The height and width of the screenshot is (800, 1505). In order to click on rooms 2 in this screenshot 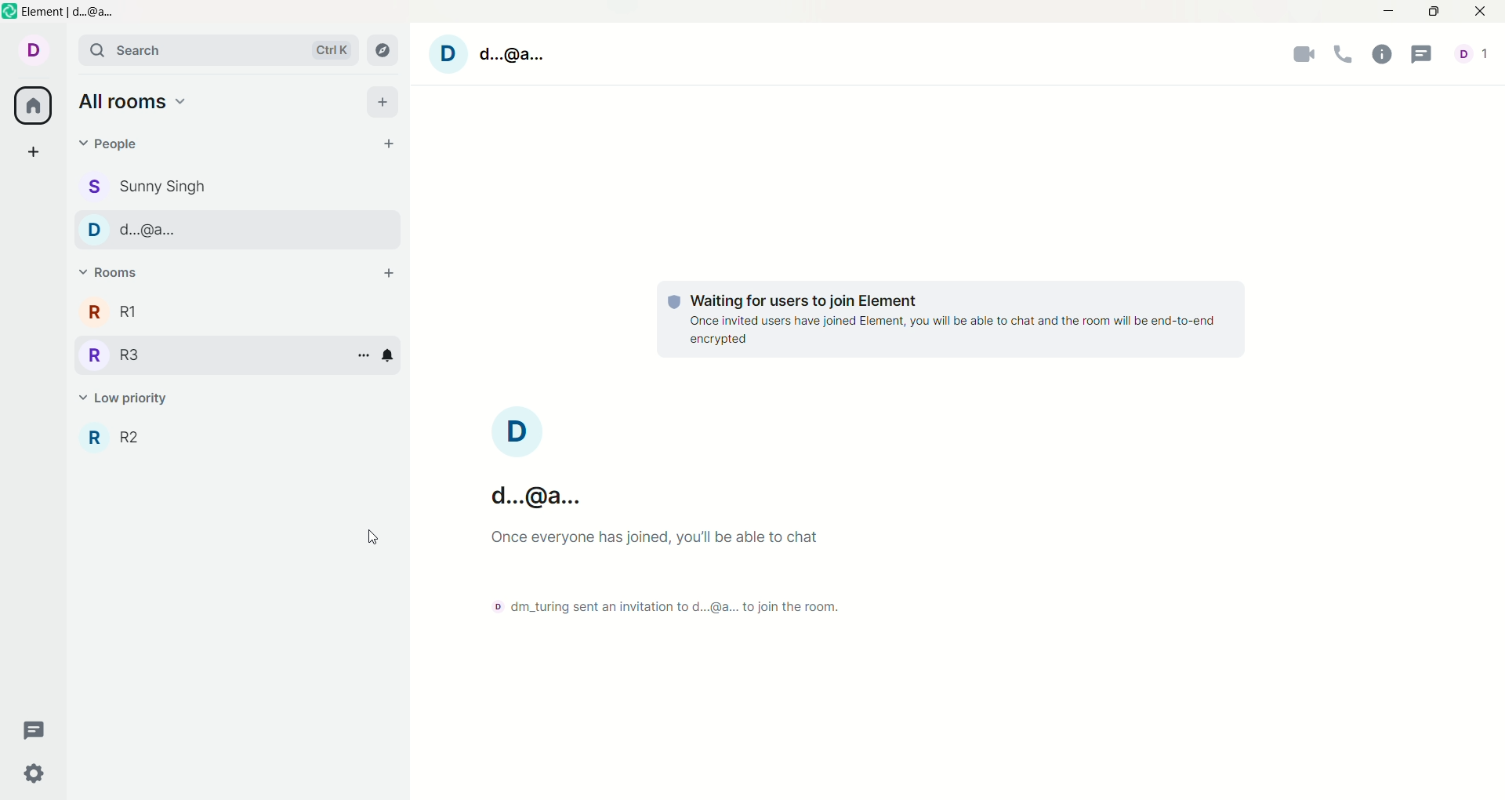, I will do `click(121, 435)`.